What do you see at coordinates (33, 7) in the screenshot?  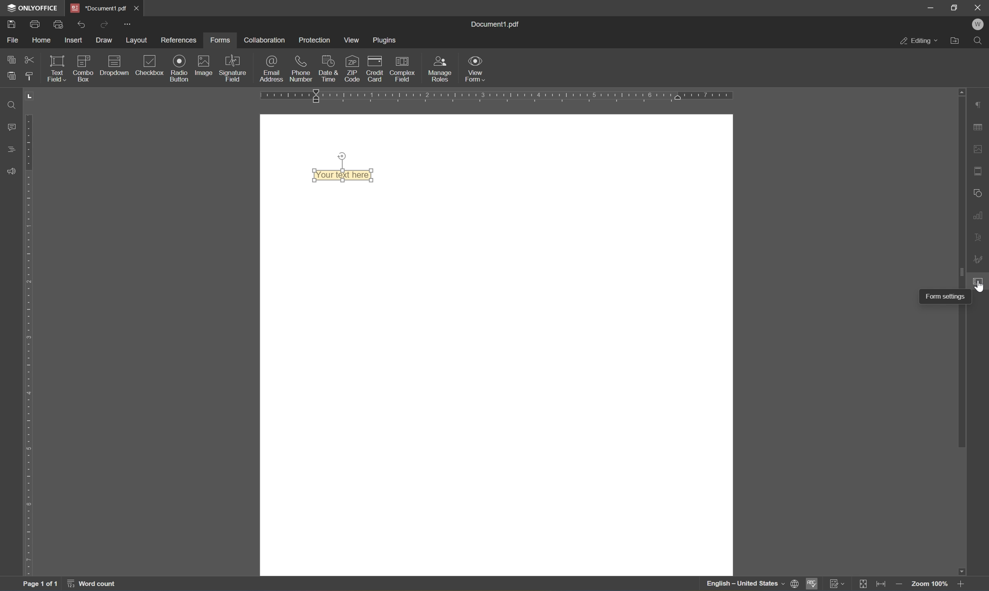 I see `ONLYOFFICE` at bounding box center [33, 7].